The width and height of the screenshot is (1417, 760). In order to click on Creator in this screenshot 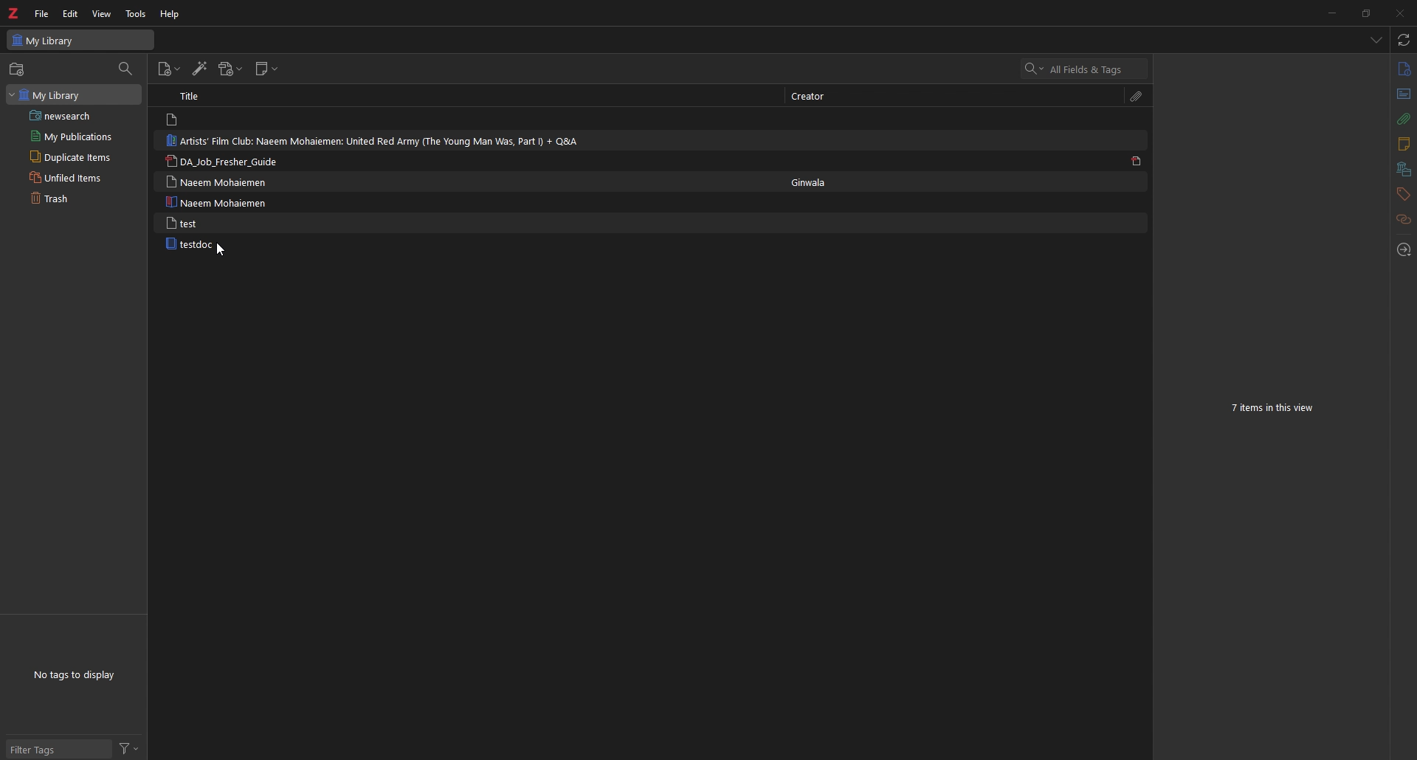, I will do `click(813, 97)`.